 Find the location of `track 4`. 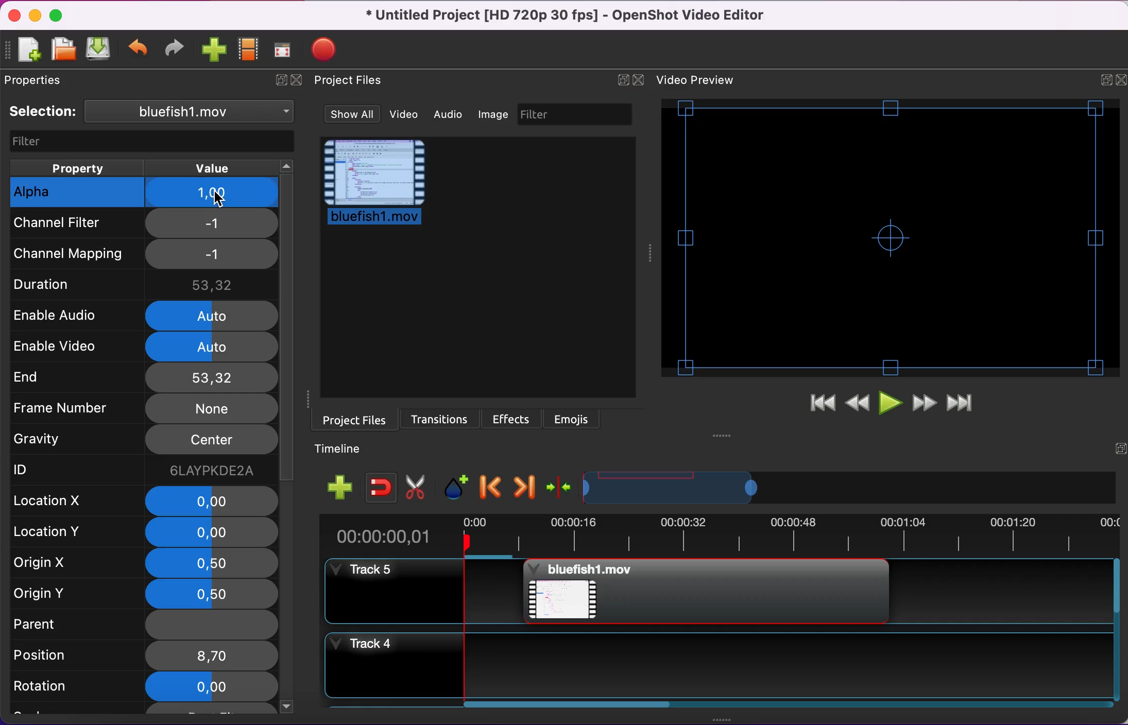

track 4 is located at coordinates (717, 665).